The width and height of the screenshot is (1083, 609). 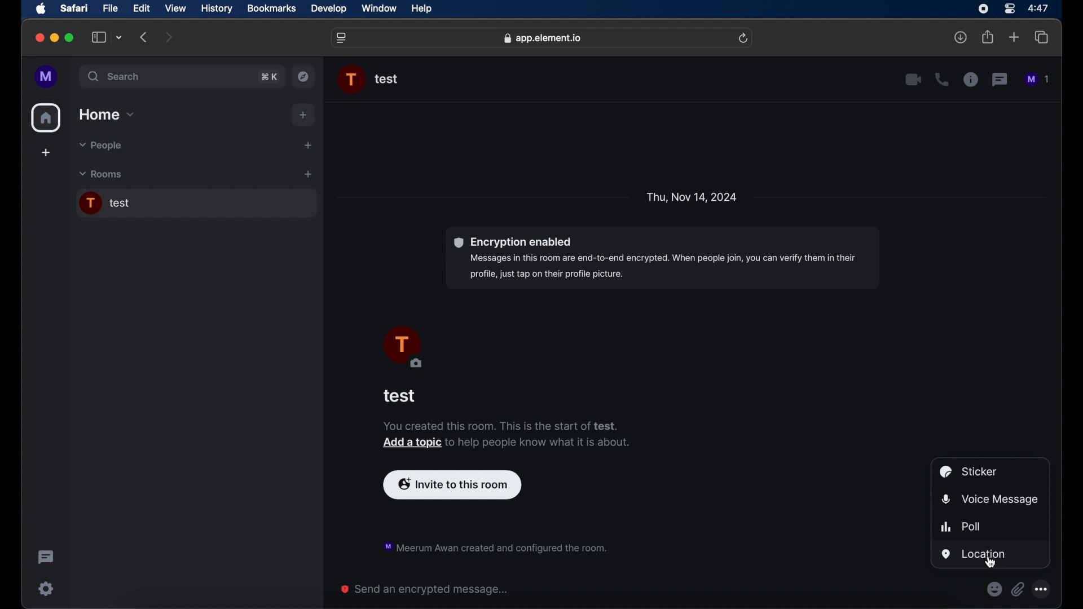 What do you see at coordinates (970, 471) in the screenshot?
I see `sticker` at bounding box center [970, 471].